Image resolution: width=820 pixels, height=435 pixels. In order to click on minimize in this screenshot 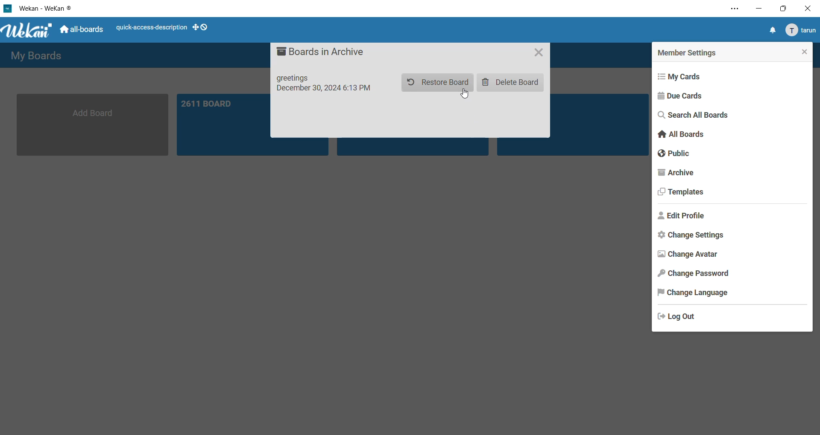, I will do `click(760, 10)`.